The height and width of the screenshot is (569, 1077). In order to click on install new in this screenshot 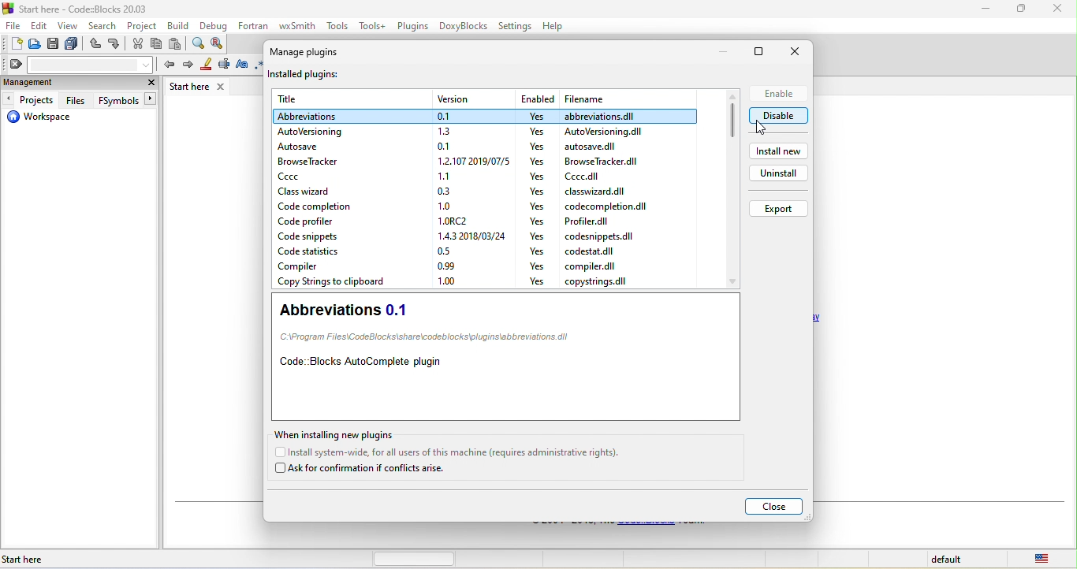, I will do `click(777, 150)`.